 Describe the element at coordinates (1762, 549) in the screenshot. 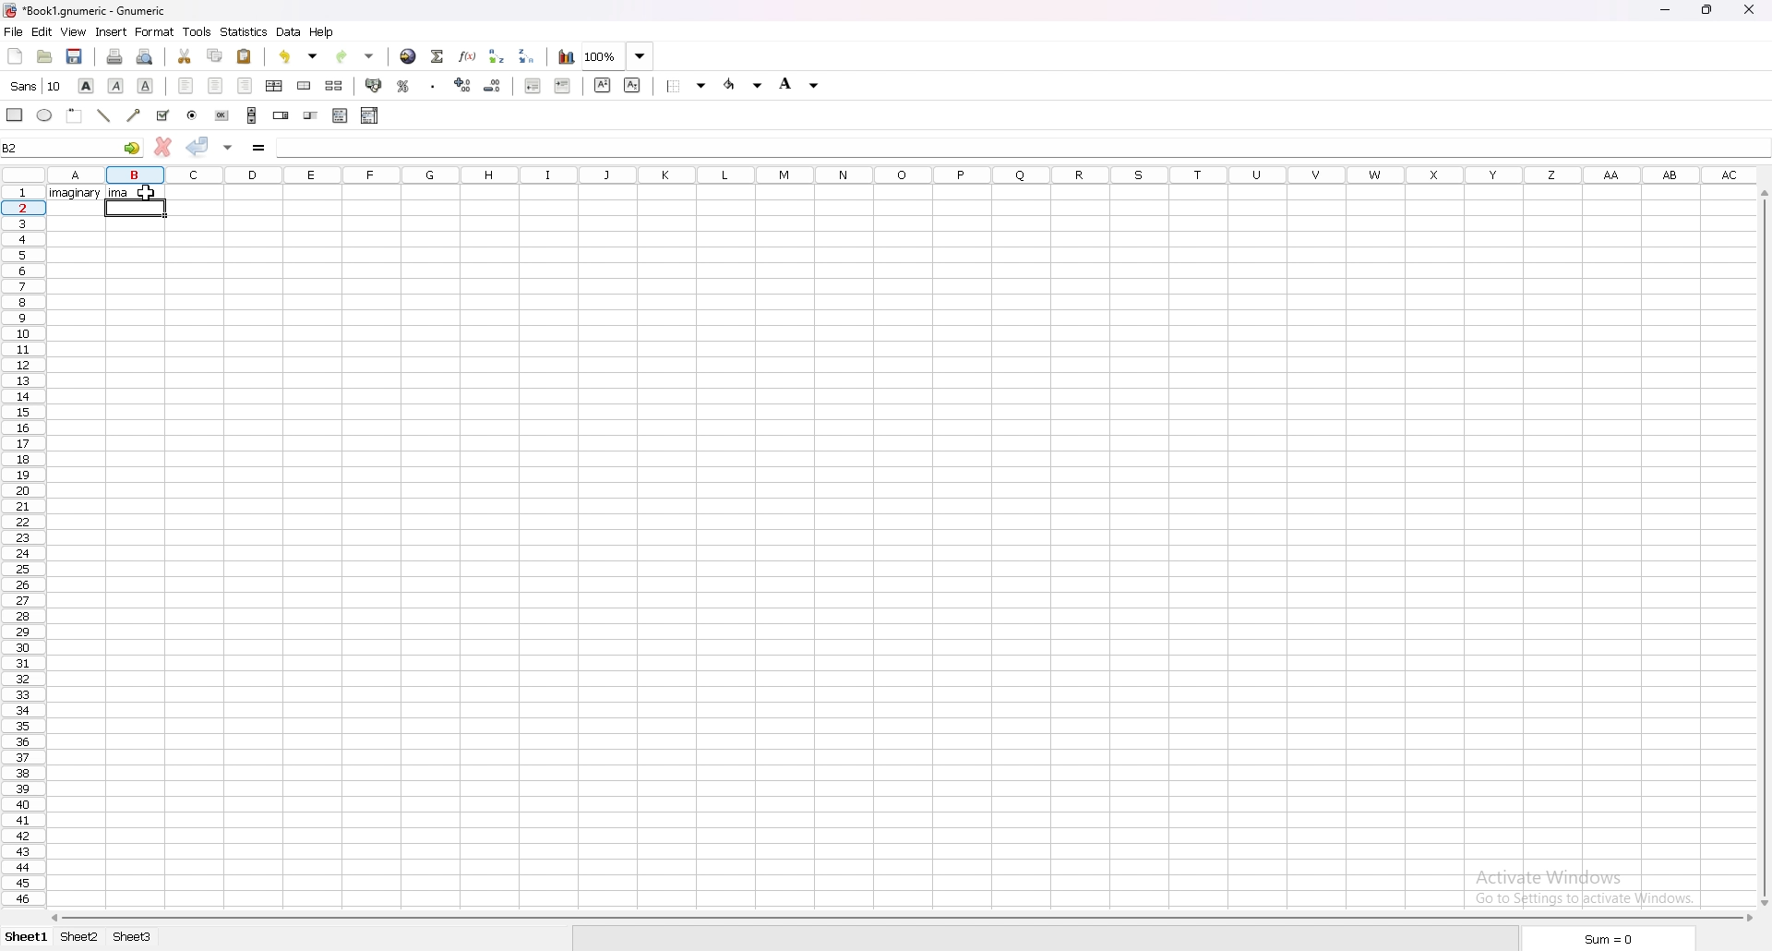

I see `scroll bar` at that location.